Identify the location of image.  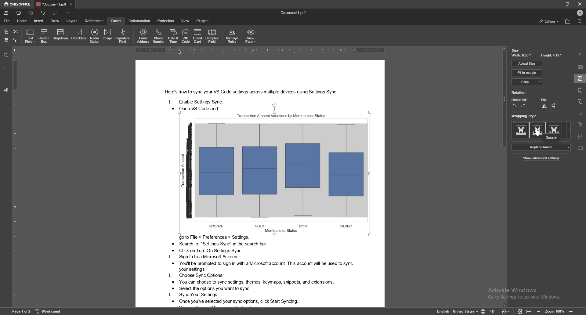
(580, 78).